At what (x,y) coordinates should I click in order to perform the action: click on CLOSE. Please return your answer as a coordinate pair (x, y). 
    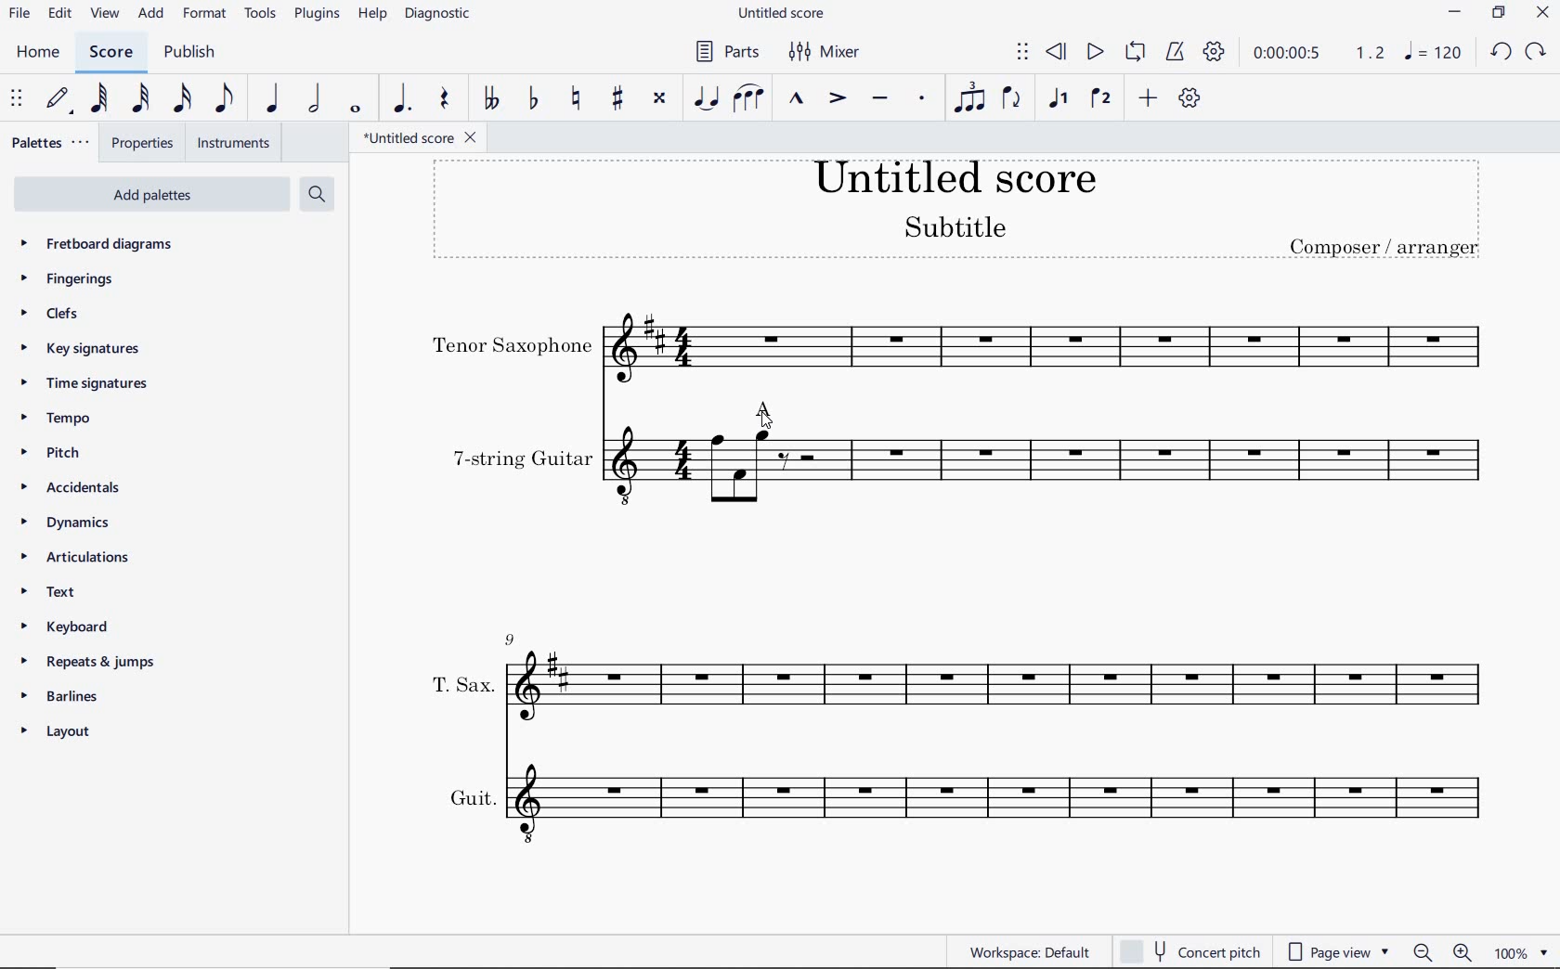
    Looking at the image, I should click on (1543, 14).